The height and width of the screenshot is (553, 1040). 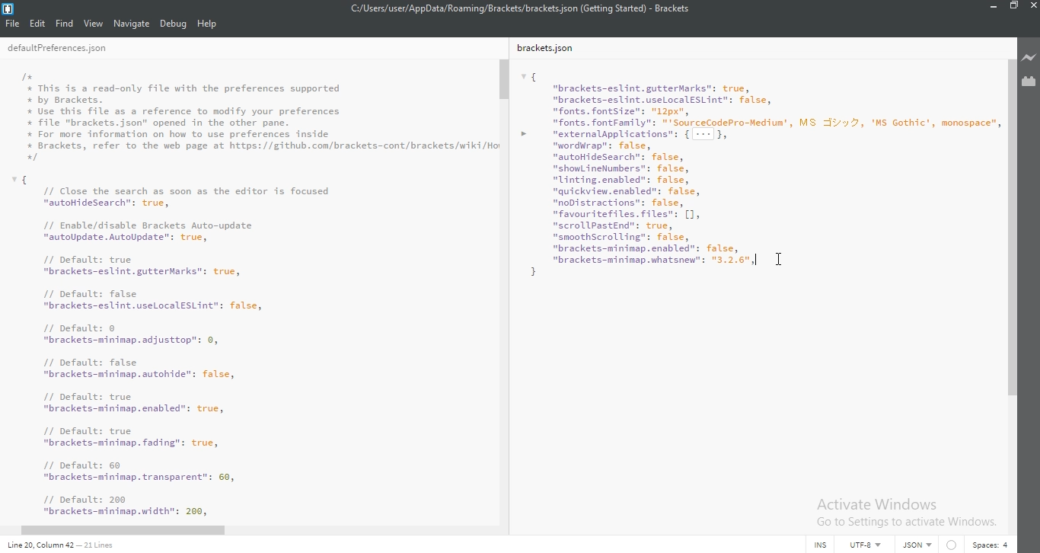 I want to click on Logo, so click(x=10, y=8).